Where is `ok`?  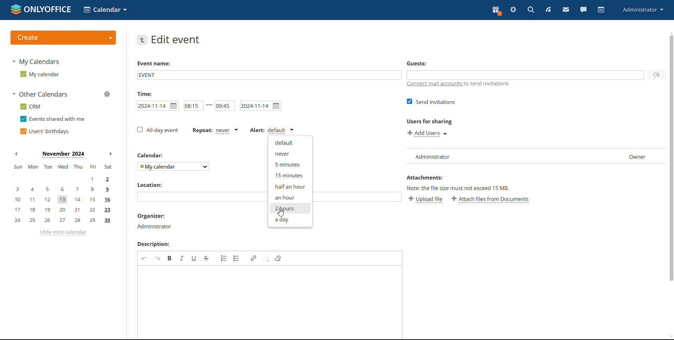 ok is located at coordinates (657, 74).